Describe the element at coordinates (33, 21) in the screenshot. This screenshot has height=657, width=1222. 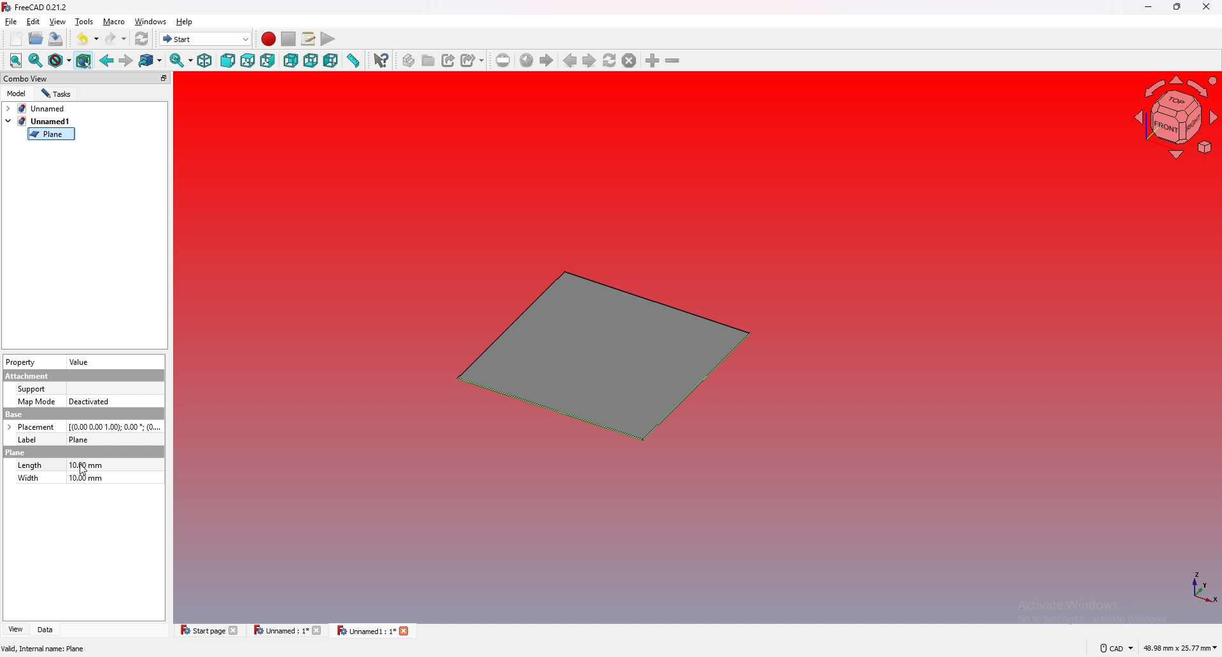
I see `edit` at that location.